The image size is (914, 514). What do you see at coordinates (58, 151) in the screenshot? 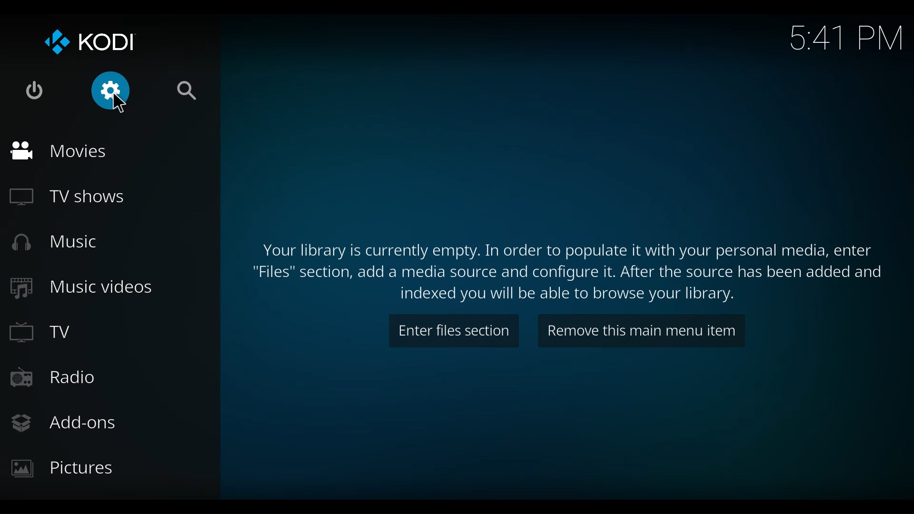
I see `movies` at bounding box center [58, 151].